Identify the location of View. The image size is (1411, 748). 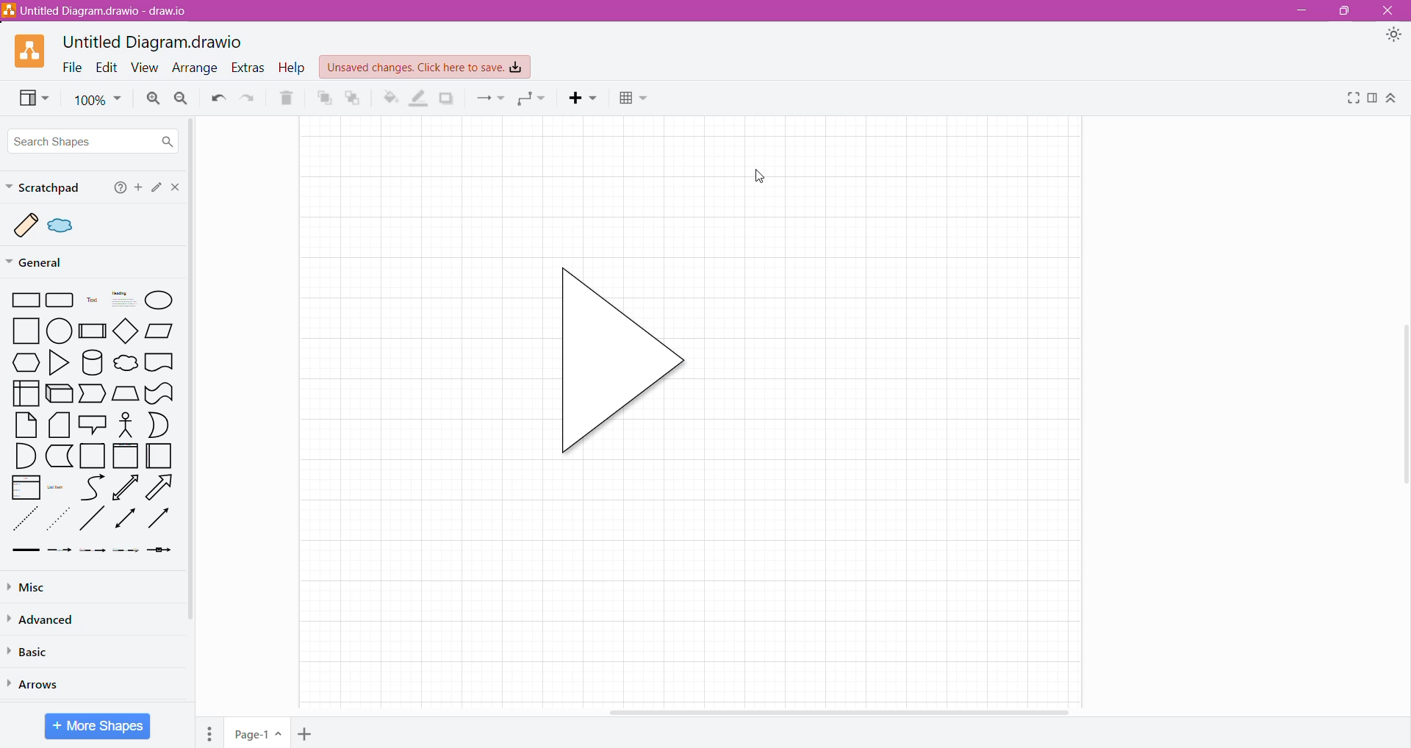
(27, 99).